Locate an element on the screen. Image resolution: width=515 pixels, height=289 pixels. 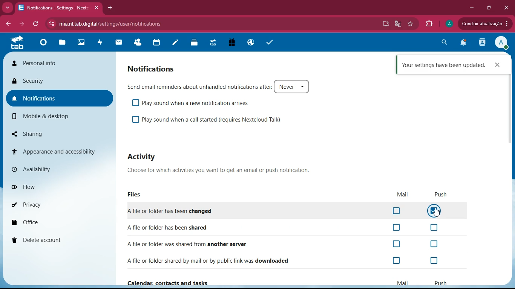
mail is located at coordinates (403, 195).